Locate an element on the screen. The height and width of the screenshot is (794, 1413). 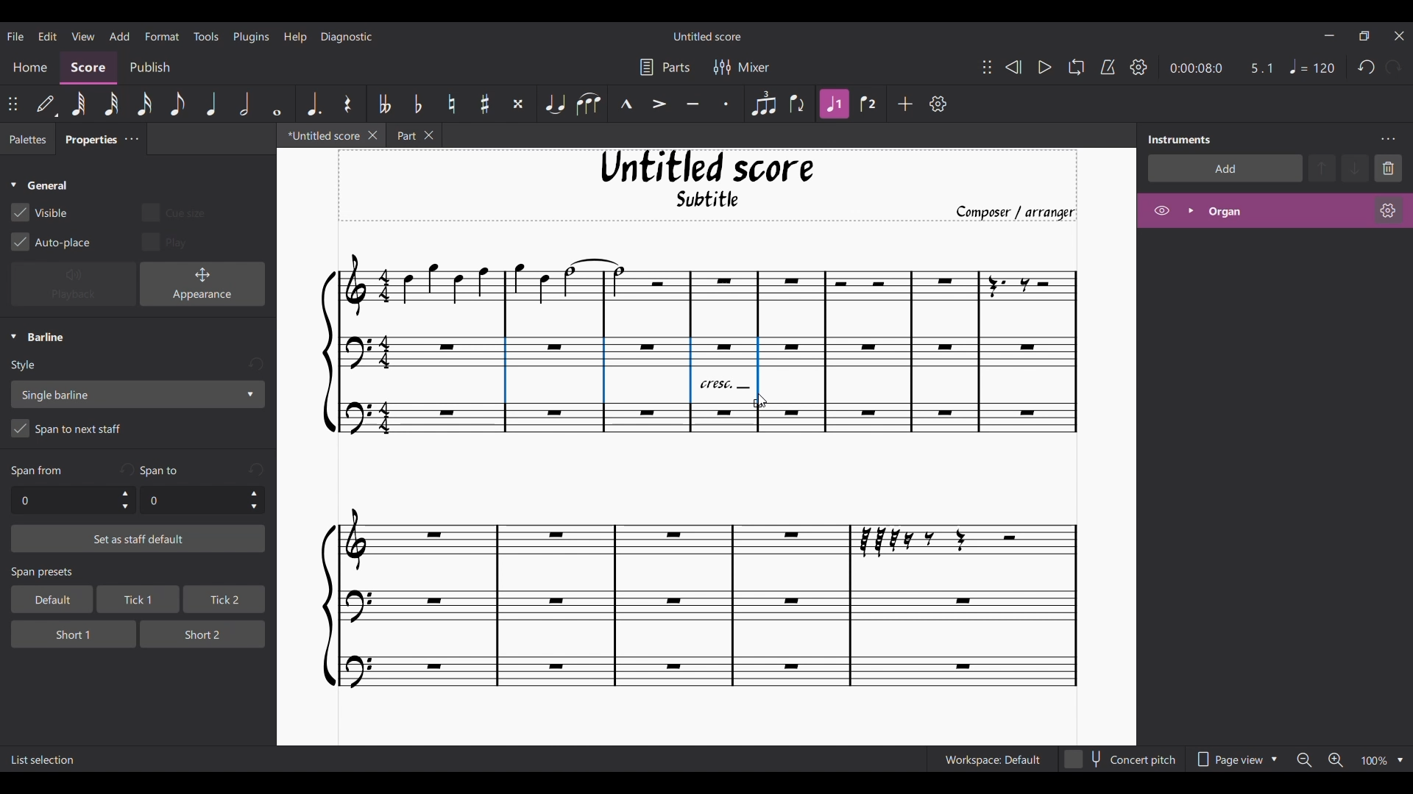
Whole note is located at coordinates (278, 103).